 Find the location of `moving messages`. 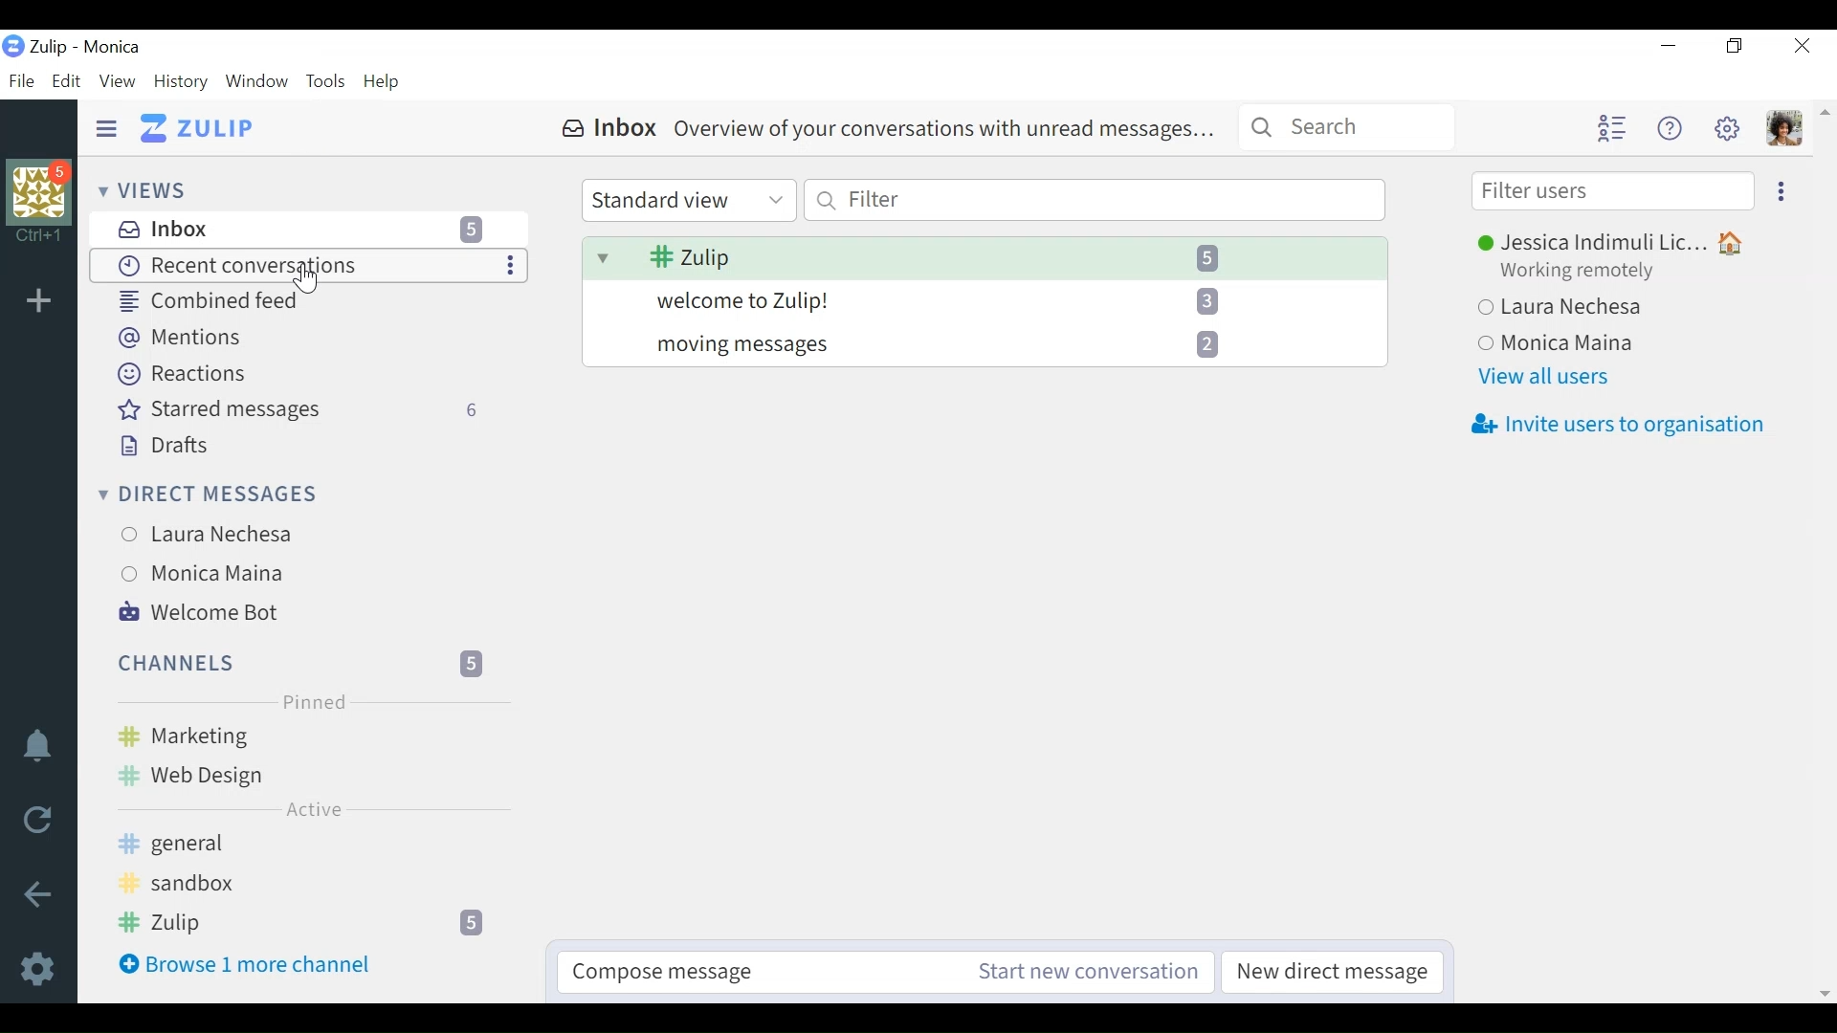

moving messages is located at coordinates (984, 347).